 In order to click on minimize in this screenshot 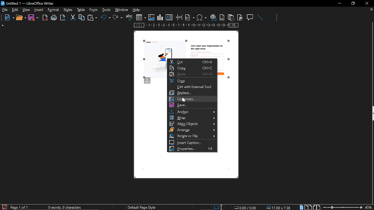, I will do `click(340, 3)`.